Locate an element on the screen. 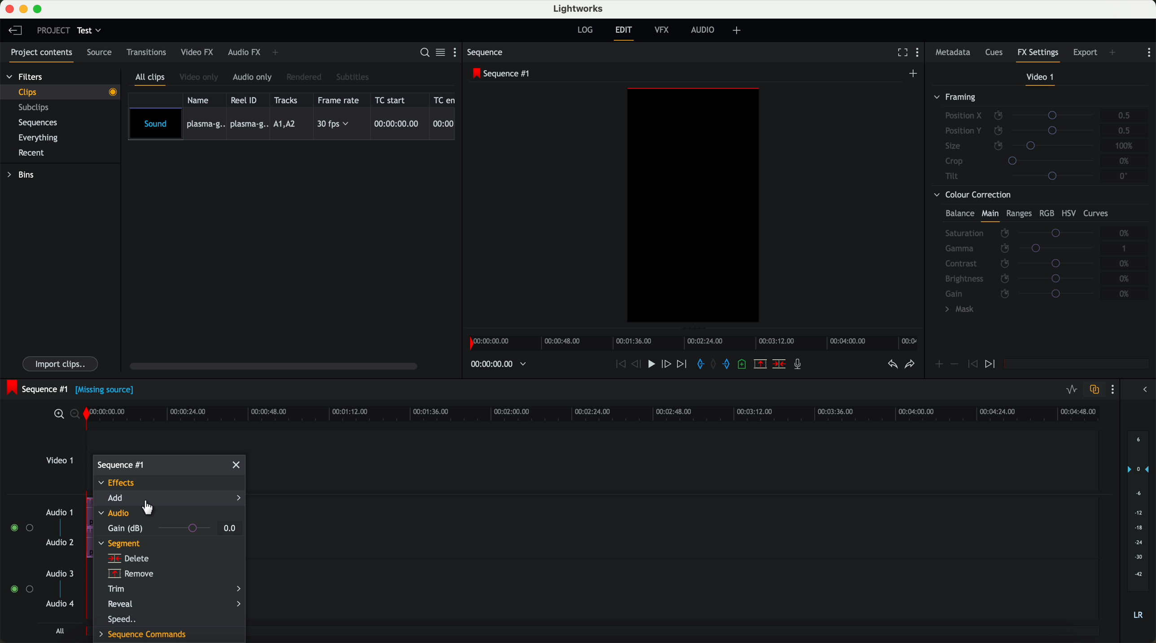 This screenshot has width=1156, height=643. zoom out is located at coordinates (77, 416).